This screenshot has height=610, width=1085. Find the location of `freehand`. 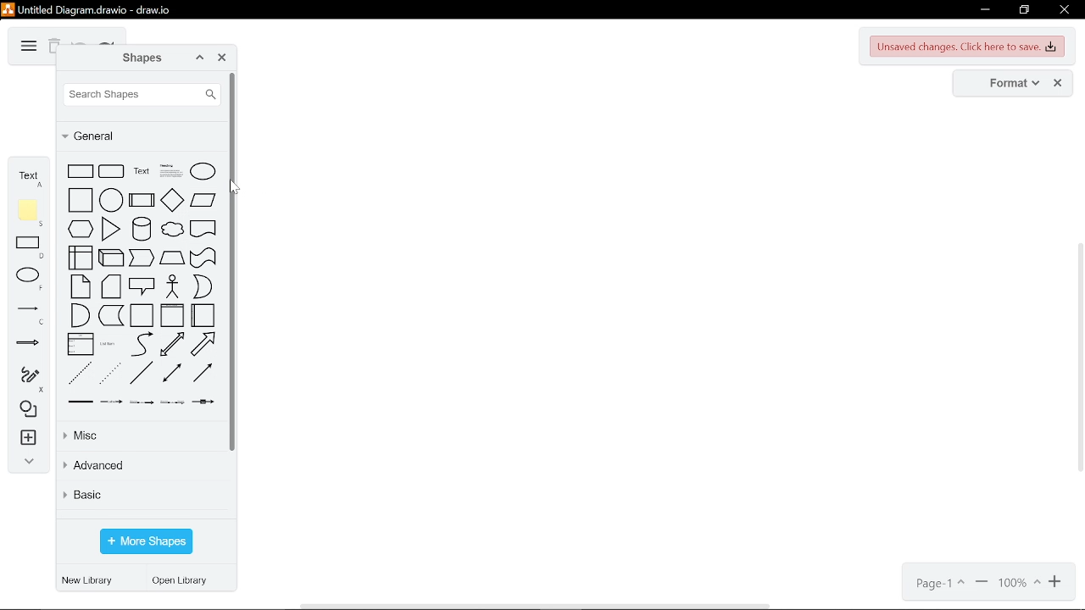

freehand is located at coordinates (25, 380).